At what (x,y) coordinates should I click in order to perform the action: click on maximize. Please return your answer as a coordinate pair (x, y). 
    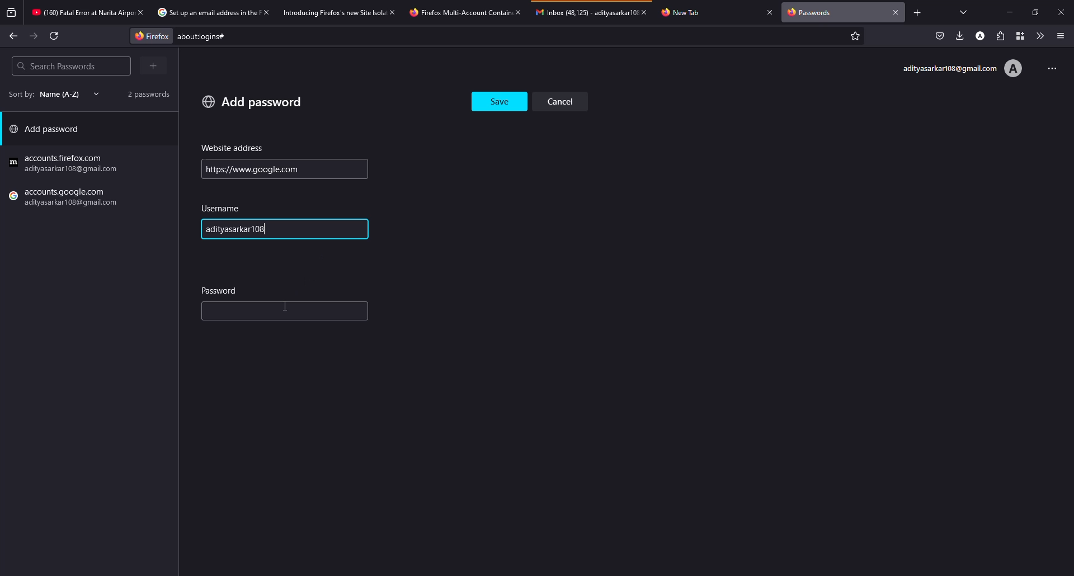
    Looking at the image, I should click on (1033, 12).